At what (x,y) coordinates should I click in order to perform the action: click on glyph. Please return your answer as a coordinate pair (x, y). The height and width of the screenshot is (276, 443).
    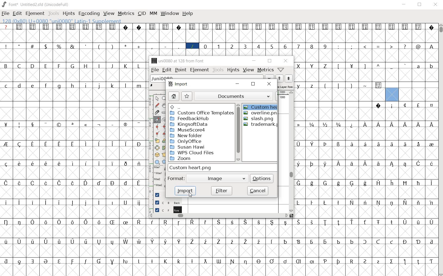
    Looking at the image, I should click on (392, 164).